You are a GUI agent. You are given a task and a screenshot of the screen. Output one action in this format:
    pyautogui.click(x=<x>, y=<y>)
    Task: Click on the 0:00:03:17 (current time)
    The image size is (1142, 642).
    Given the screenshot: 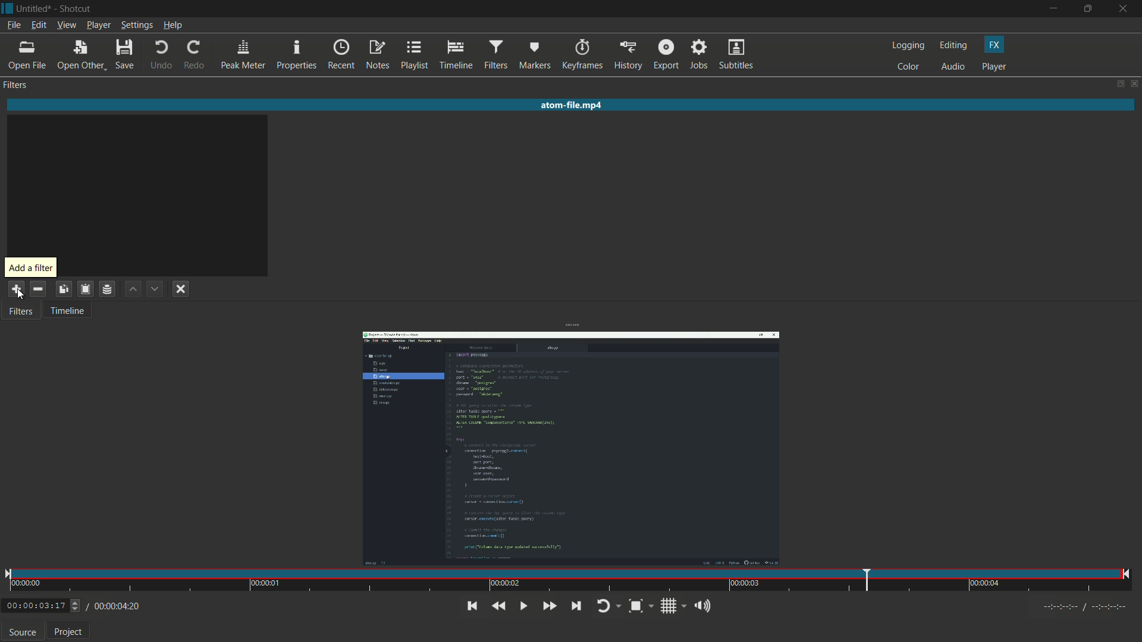 What is the action you would take?
    pyautogui.click(x=42, y=604)
    